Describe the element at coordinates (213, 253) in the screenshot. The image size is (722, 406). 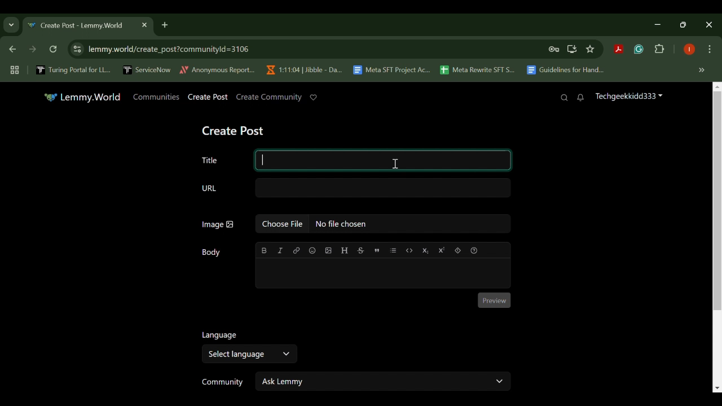
I see `Body` at that location.